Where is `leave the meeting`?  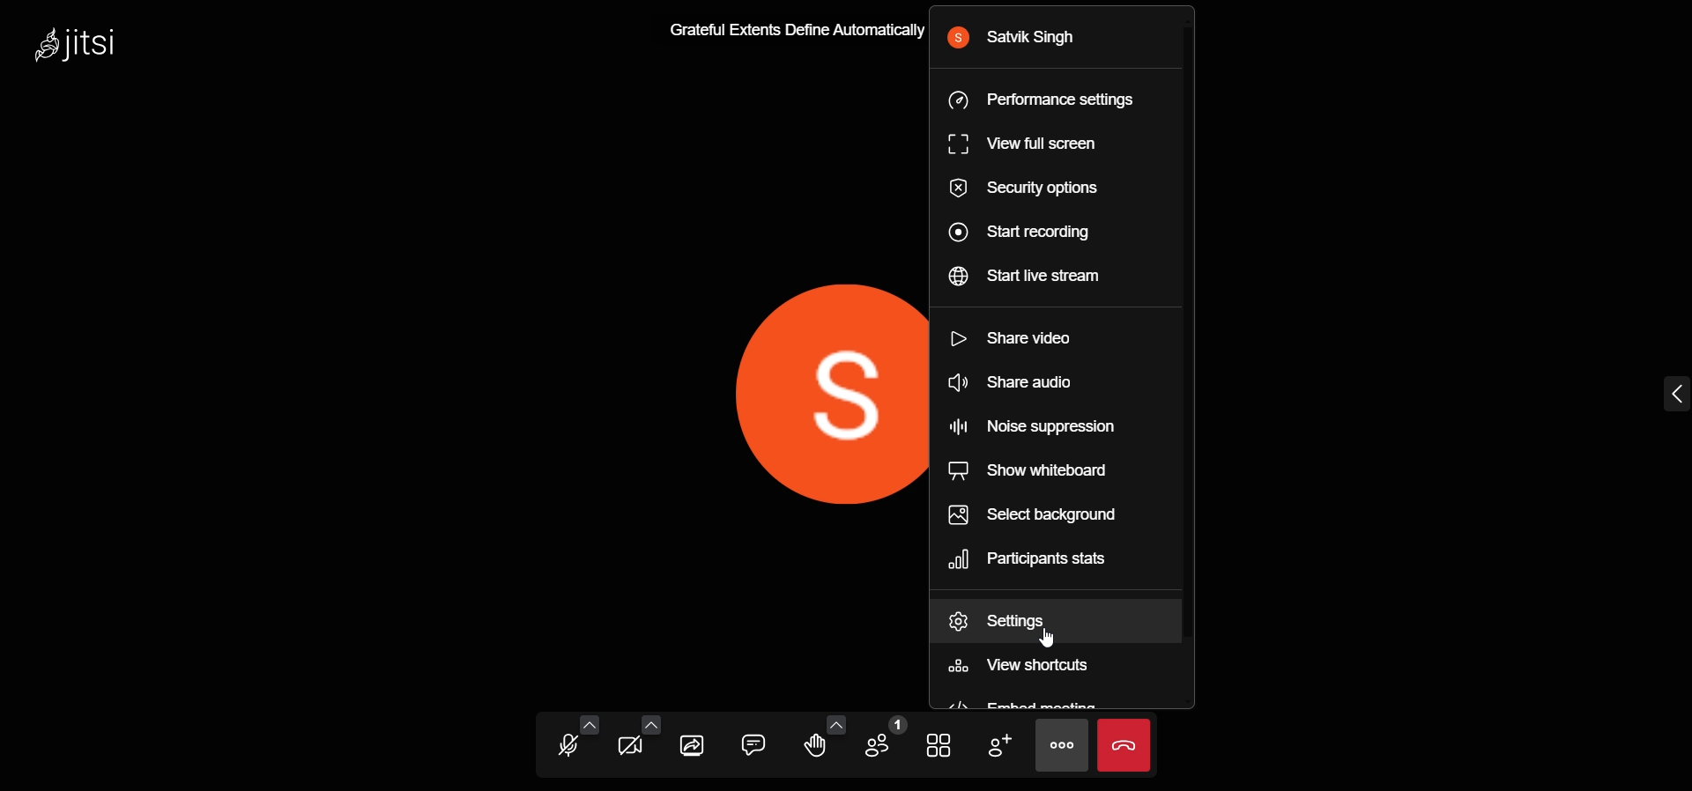 leave the meeting is located at coordinates (1124, 746).